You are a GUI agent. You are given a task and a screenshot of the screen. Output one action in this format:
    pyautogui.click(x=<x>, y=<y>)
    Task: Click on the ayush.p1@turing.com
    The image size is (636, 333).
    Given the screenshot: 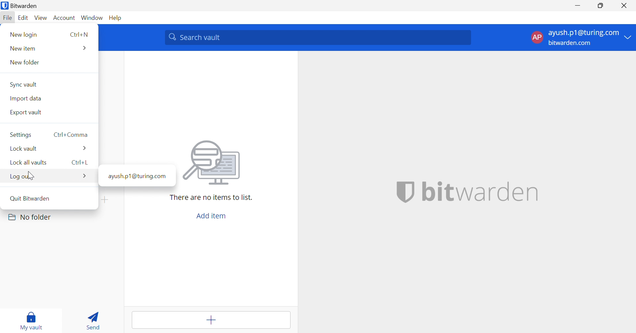 What is the action you would take?
    pyautogui.click(x=136, y=175)
    